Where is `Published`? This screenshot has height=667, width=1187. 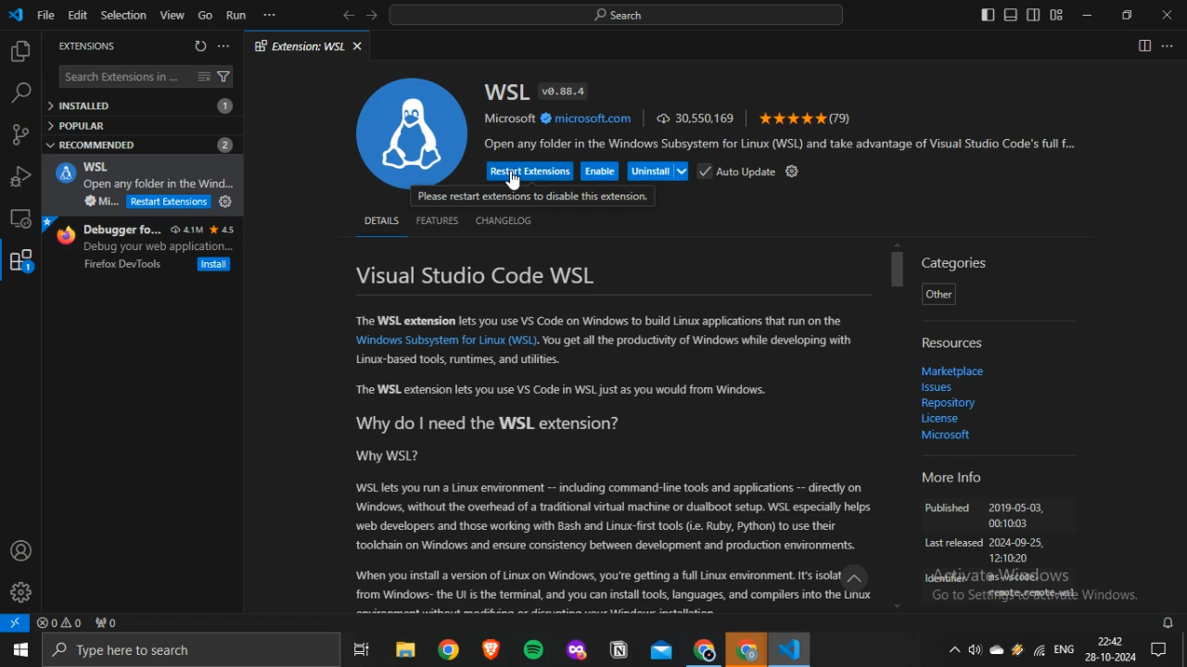 Published is located at coordinates (948, 510).